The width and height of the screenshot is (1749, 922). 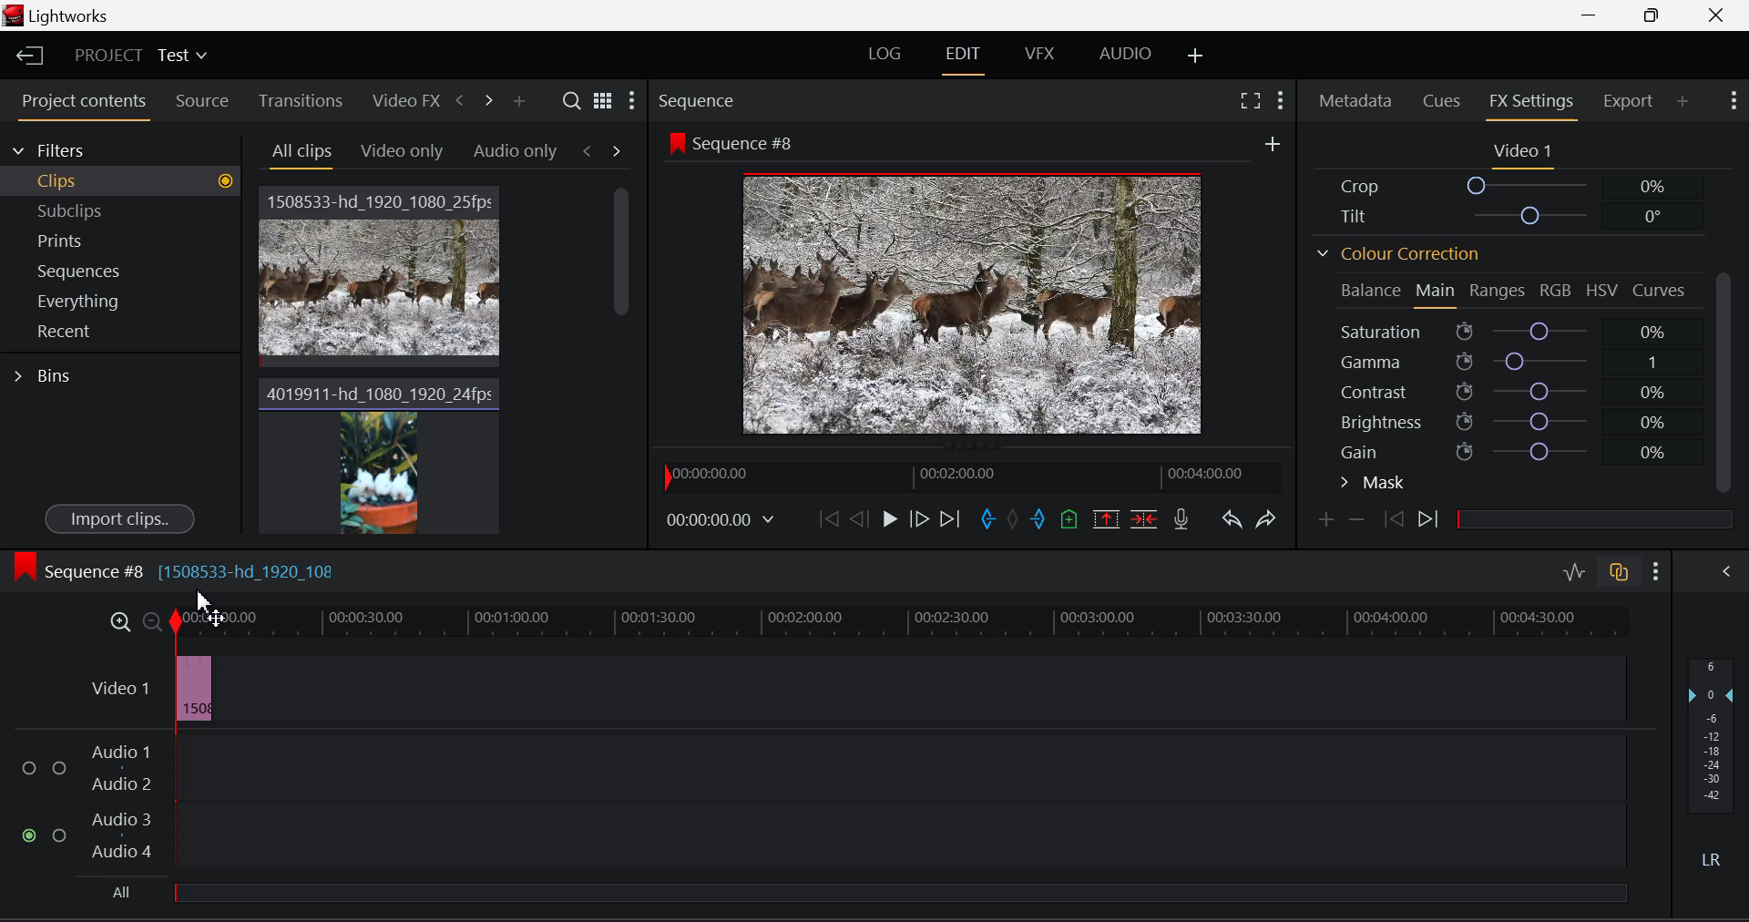 I want to click on Next Keyframe, so click(x=1430, y=519).